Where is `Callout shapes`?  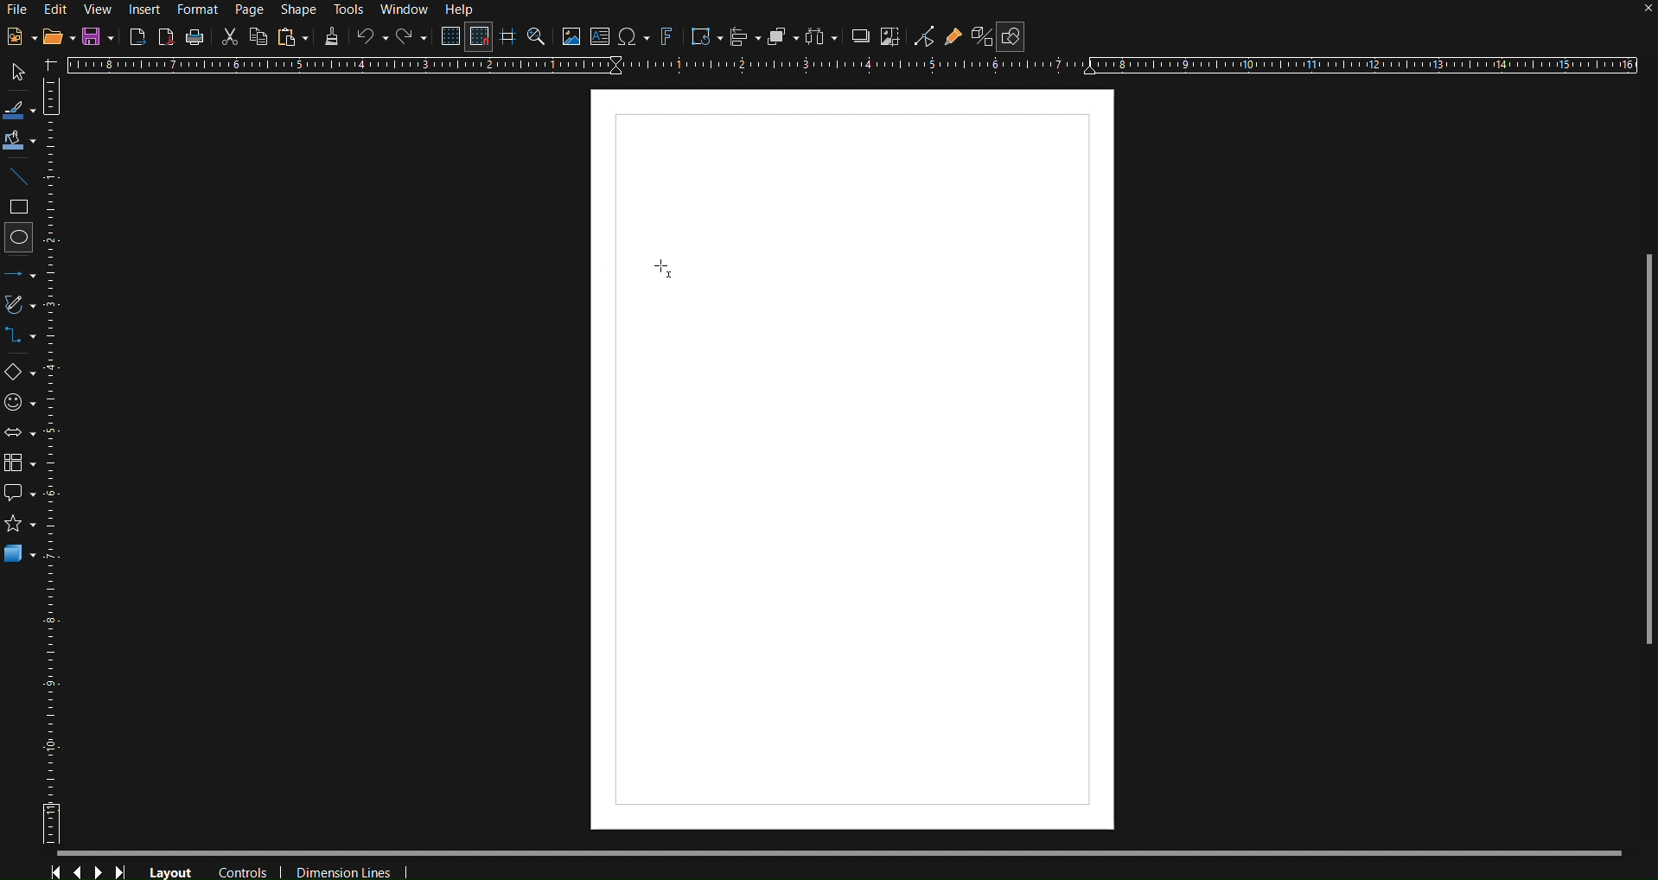 Callout shapes is located at coordinates (19, 494).